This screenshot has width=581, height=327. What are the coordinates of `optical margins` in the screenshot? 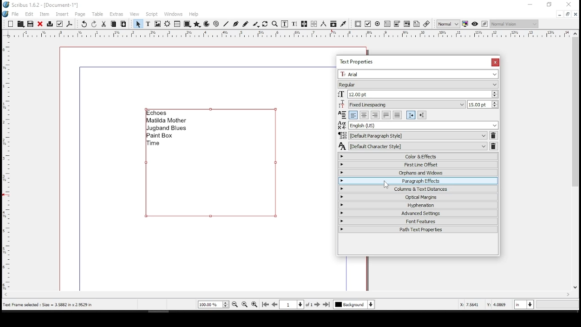 It's located at (418, 197).